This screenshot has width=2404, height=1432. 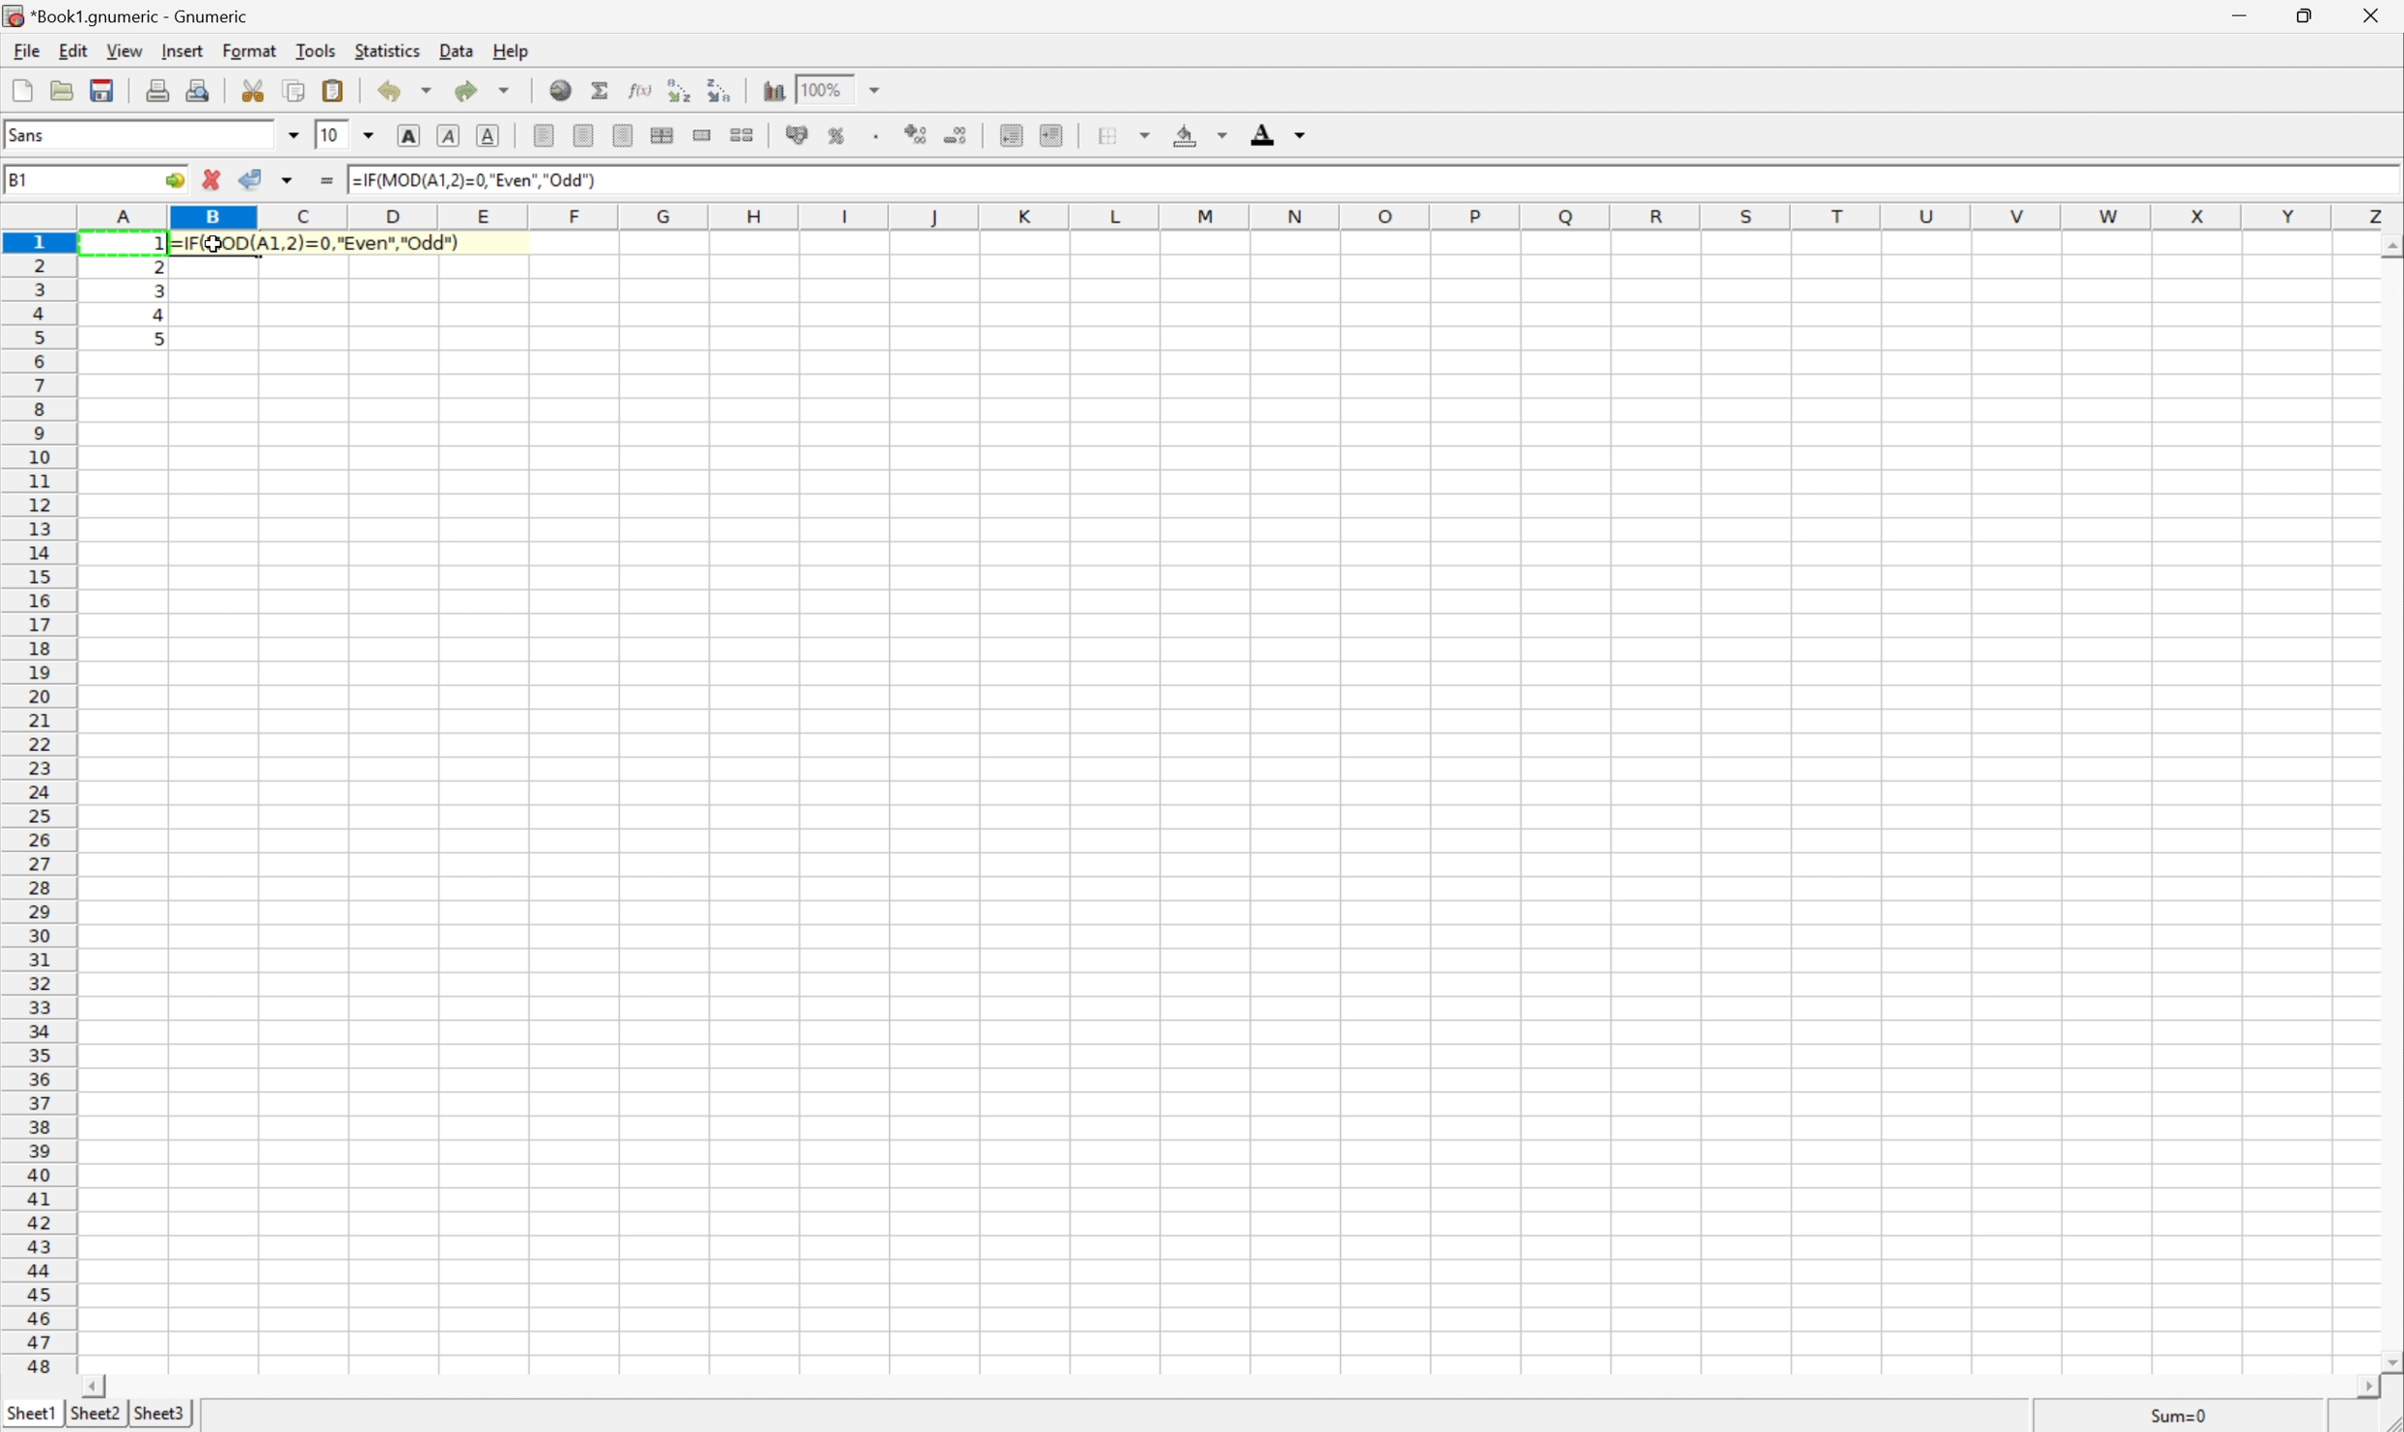 What do you see at coordinates (321, 242) in the screenshot?
I see `=IF(MOD(A1,2)=0,"Even","Odd")` at bounding box center [321, 242].